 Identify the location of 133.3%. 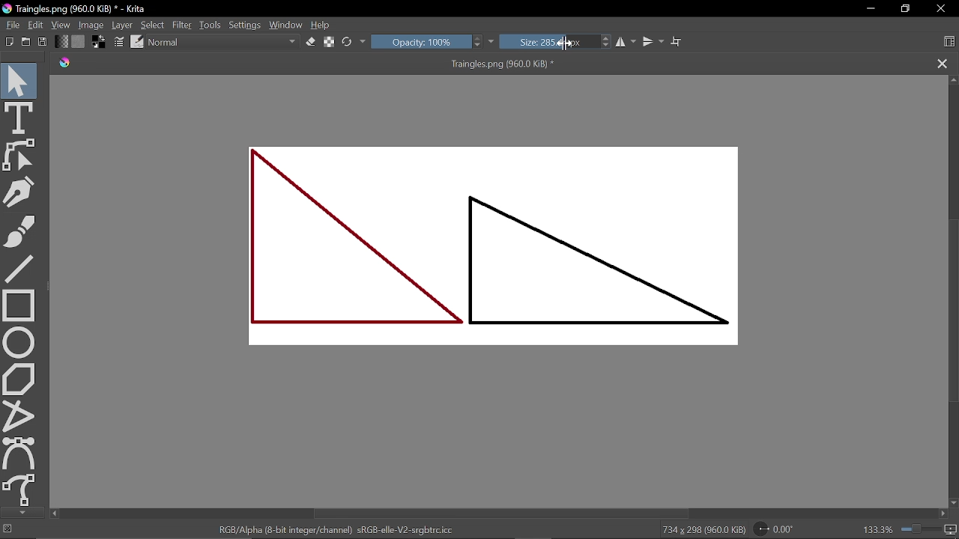
(904, 528).